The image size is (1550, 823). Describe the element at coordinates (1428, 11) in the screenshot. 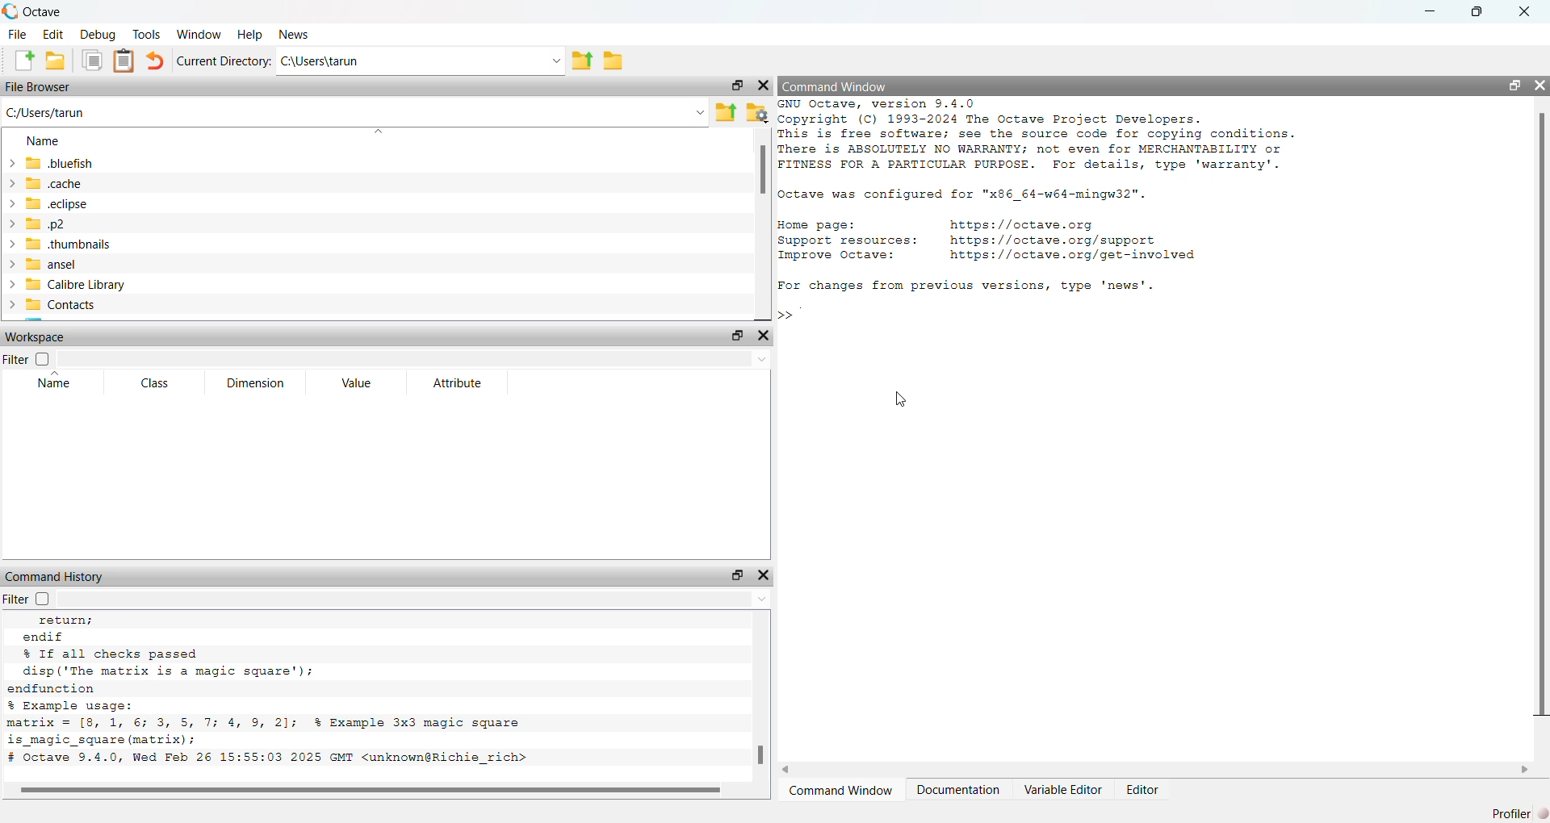

I see `minimize` at that location.